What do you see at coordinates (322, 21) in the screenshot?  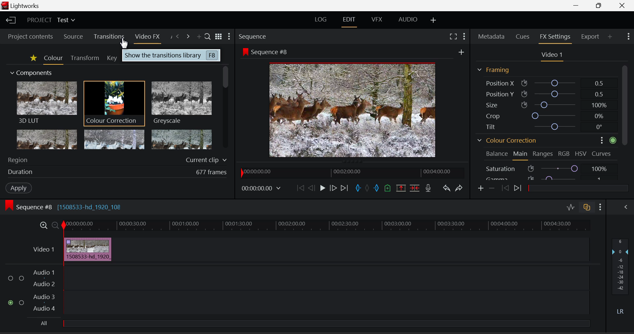 I see `LOG Layout` at bounding box center [322, 21].